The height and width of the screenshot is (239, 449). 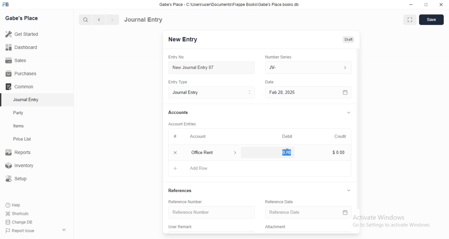 What do you see at coordinates (279, 203) in the screenshot?
I see `‘Reference Date` at bounding box center [279, 203].